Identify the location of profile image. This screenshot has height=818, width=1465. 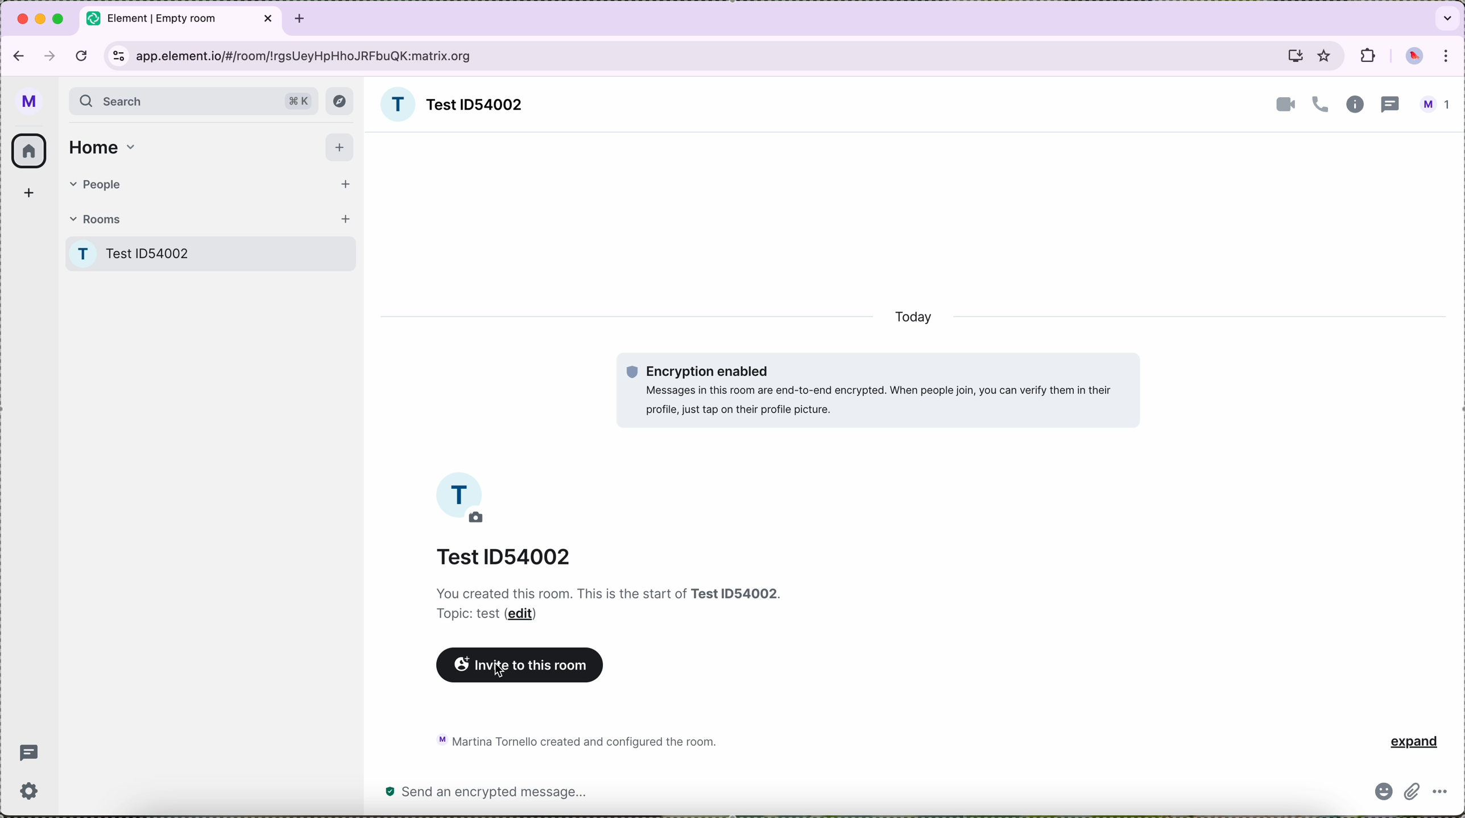
(462, 497).